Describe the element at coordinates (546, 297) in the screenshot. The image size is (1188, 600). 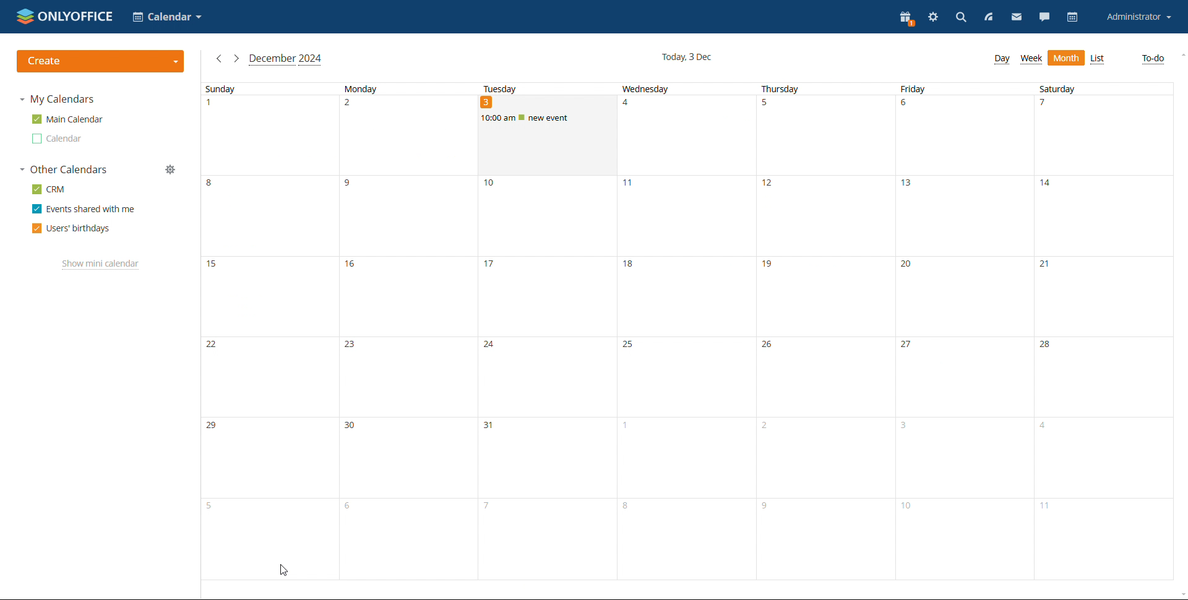
I see `17` at that location.